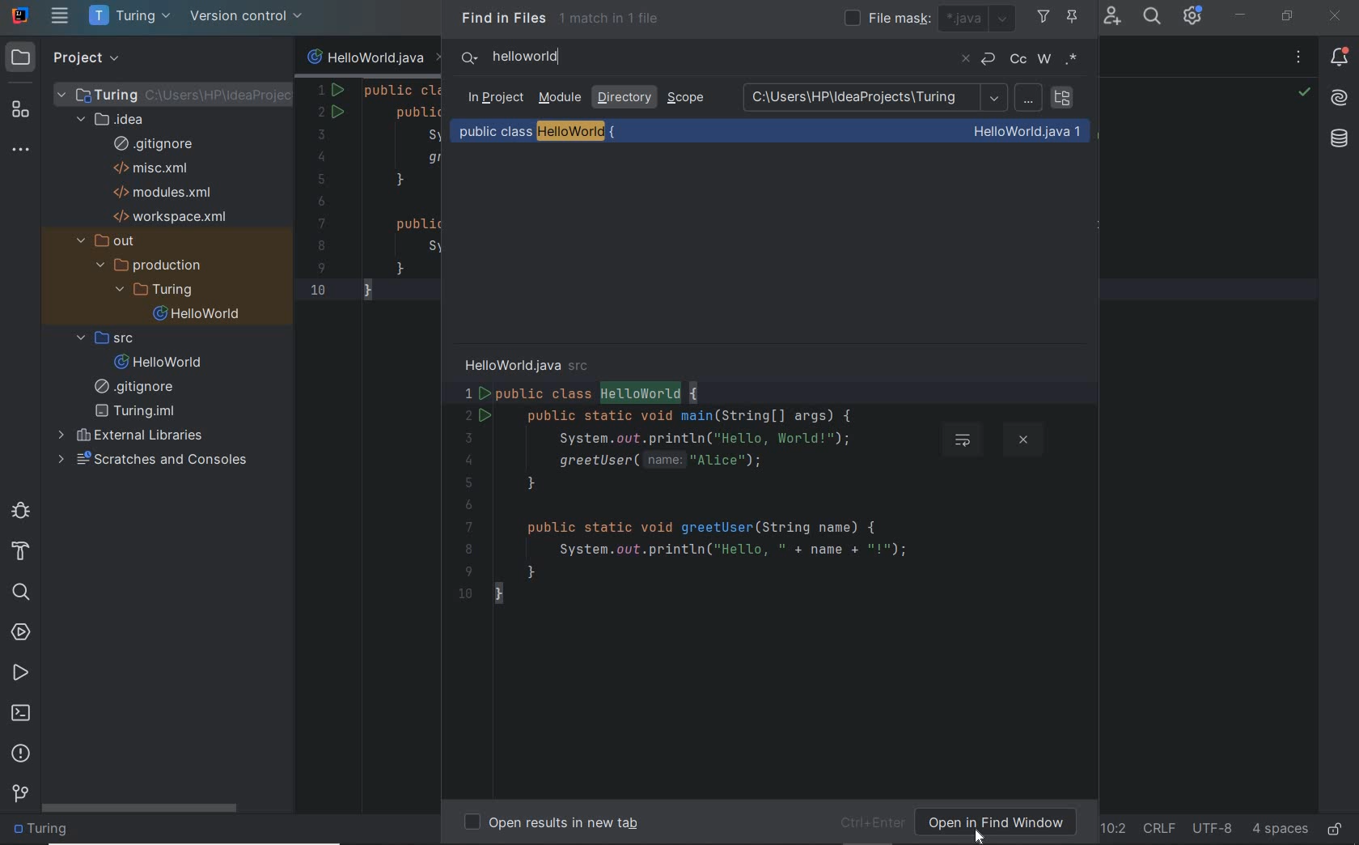  Describe the element at coordinates (623, 103) in the screenshot. I see `directory` at that location.